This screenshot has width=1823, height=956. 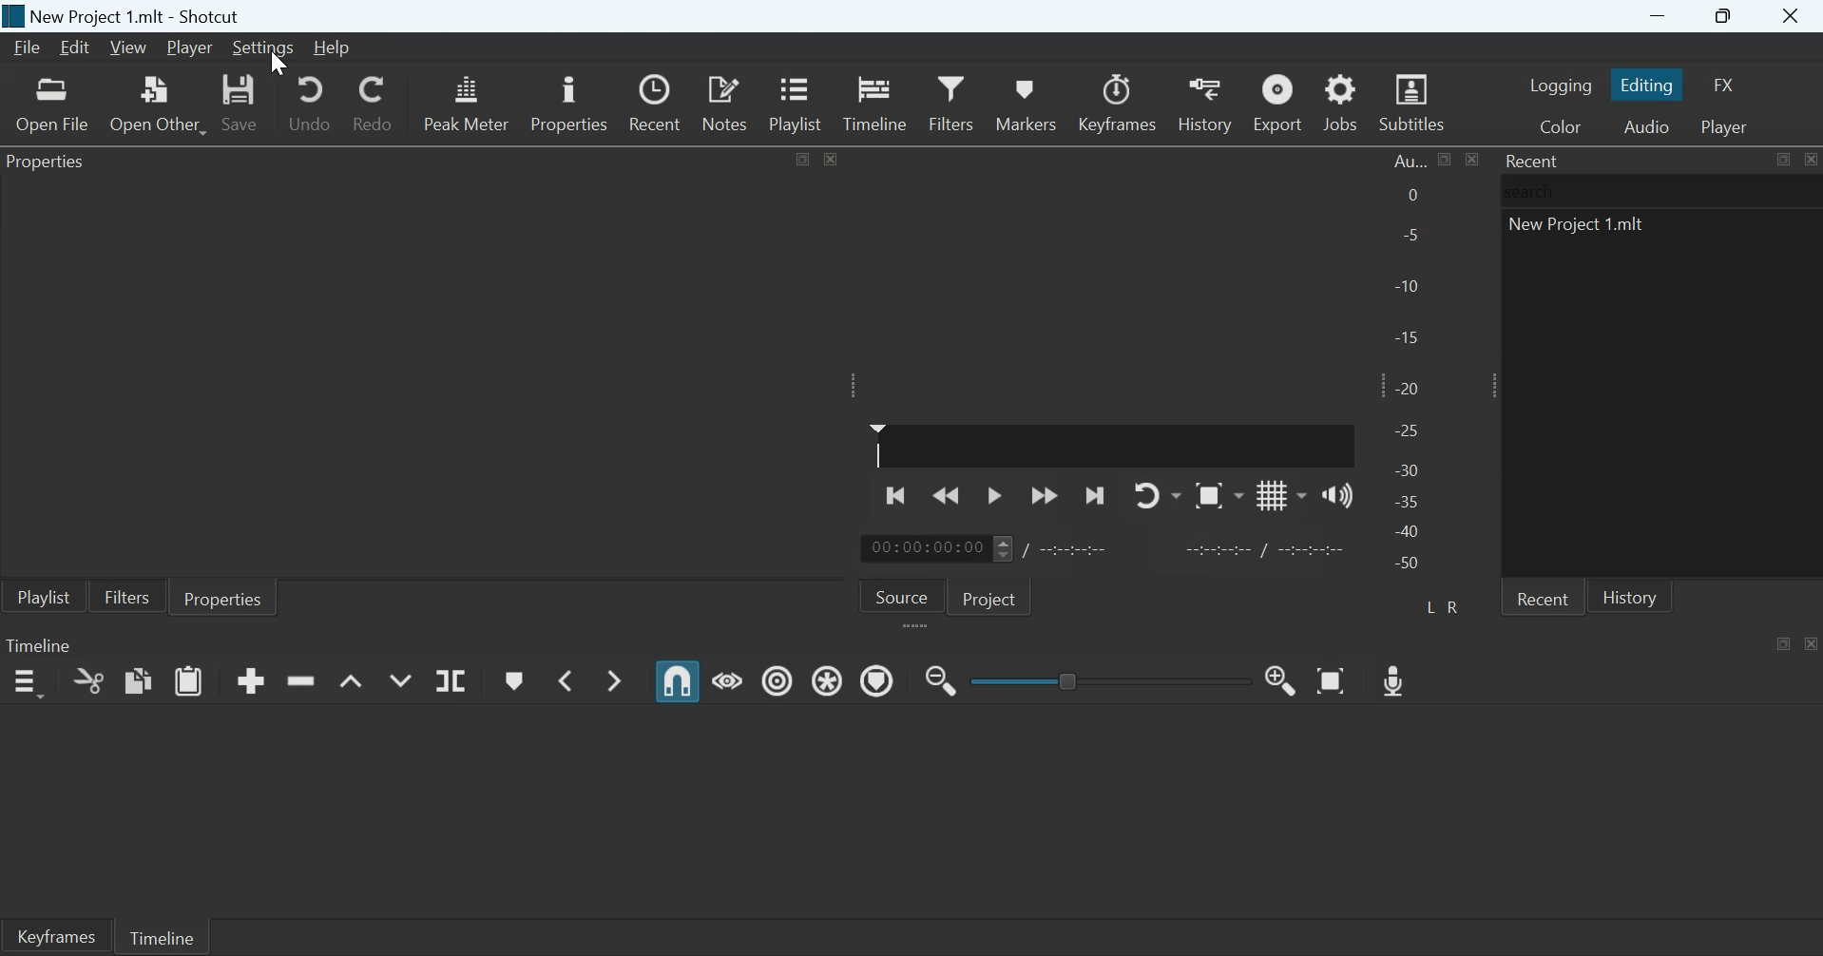 I want to click on new project 1.mlt, so click(x=1582, y=229).